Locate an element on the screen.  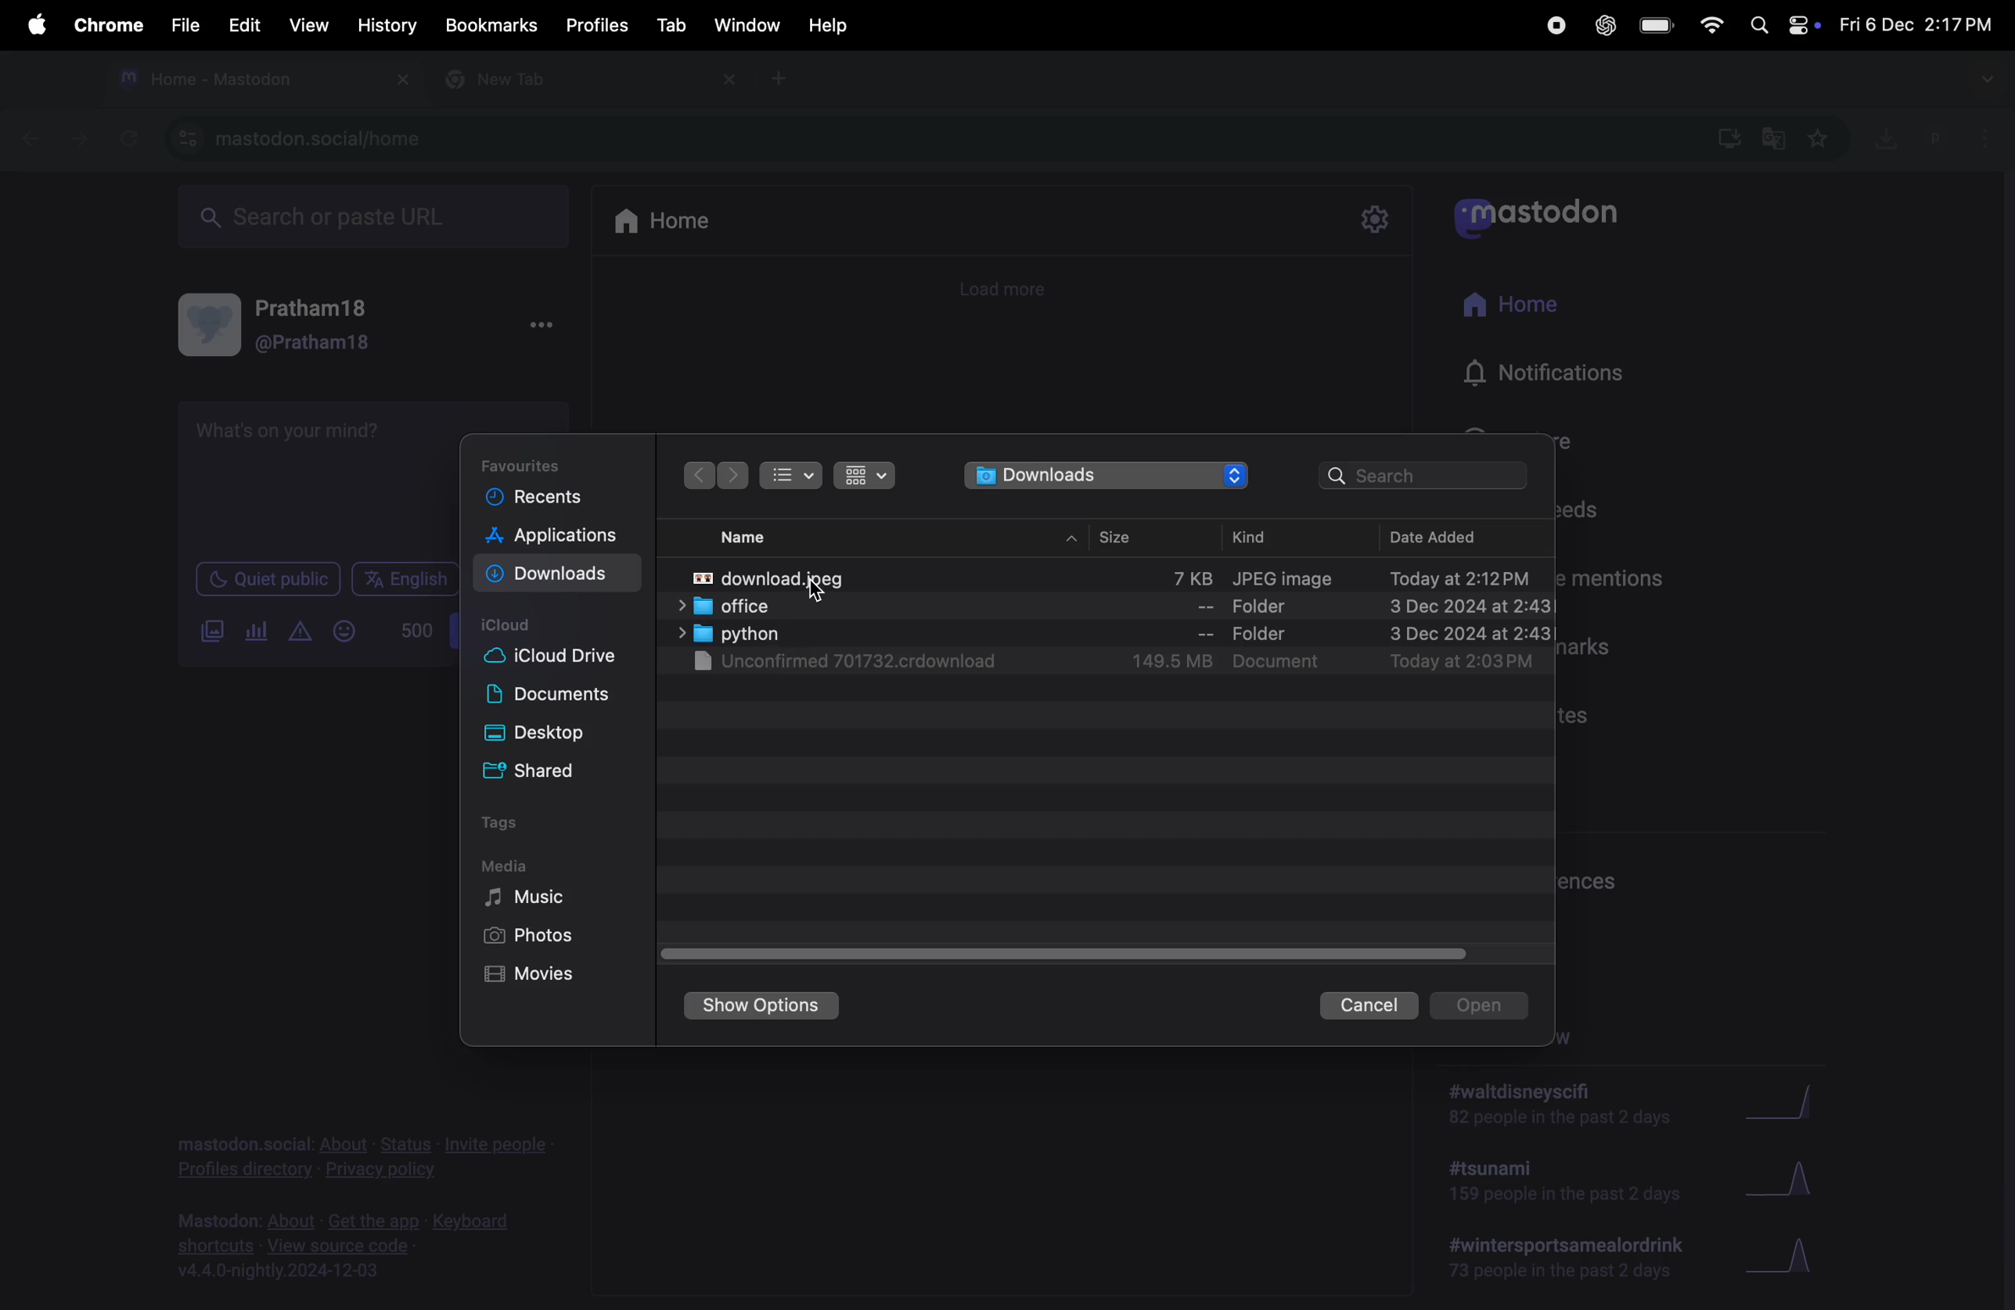
Graph is located at coordinates (1795, 1175).